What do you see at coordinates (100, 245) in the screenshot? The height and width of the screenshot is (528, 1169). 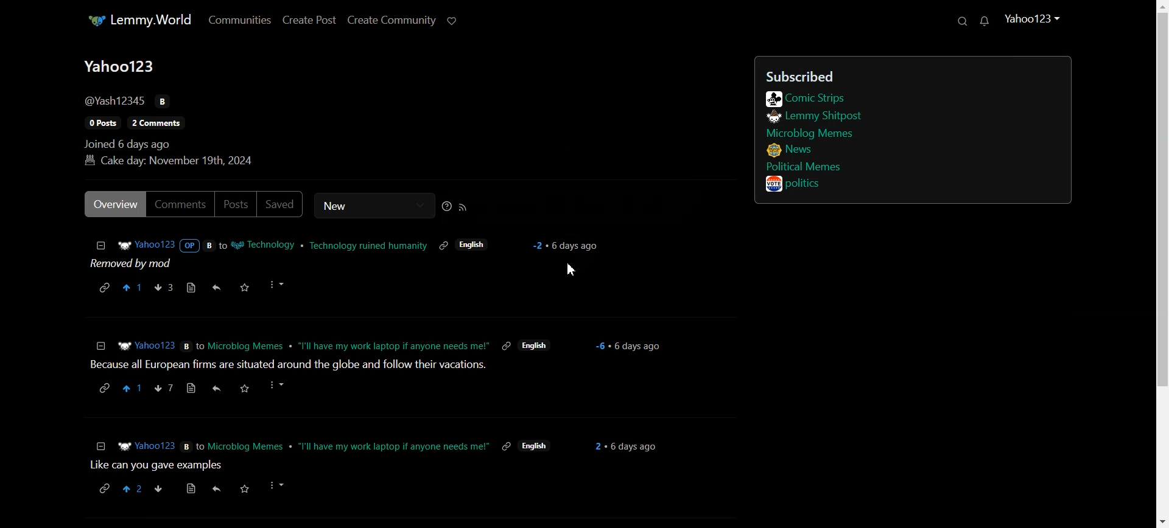 I see `Collapse` at bounding box center [100, 245].